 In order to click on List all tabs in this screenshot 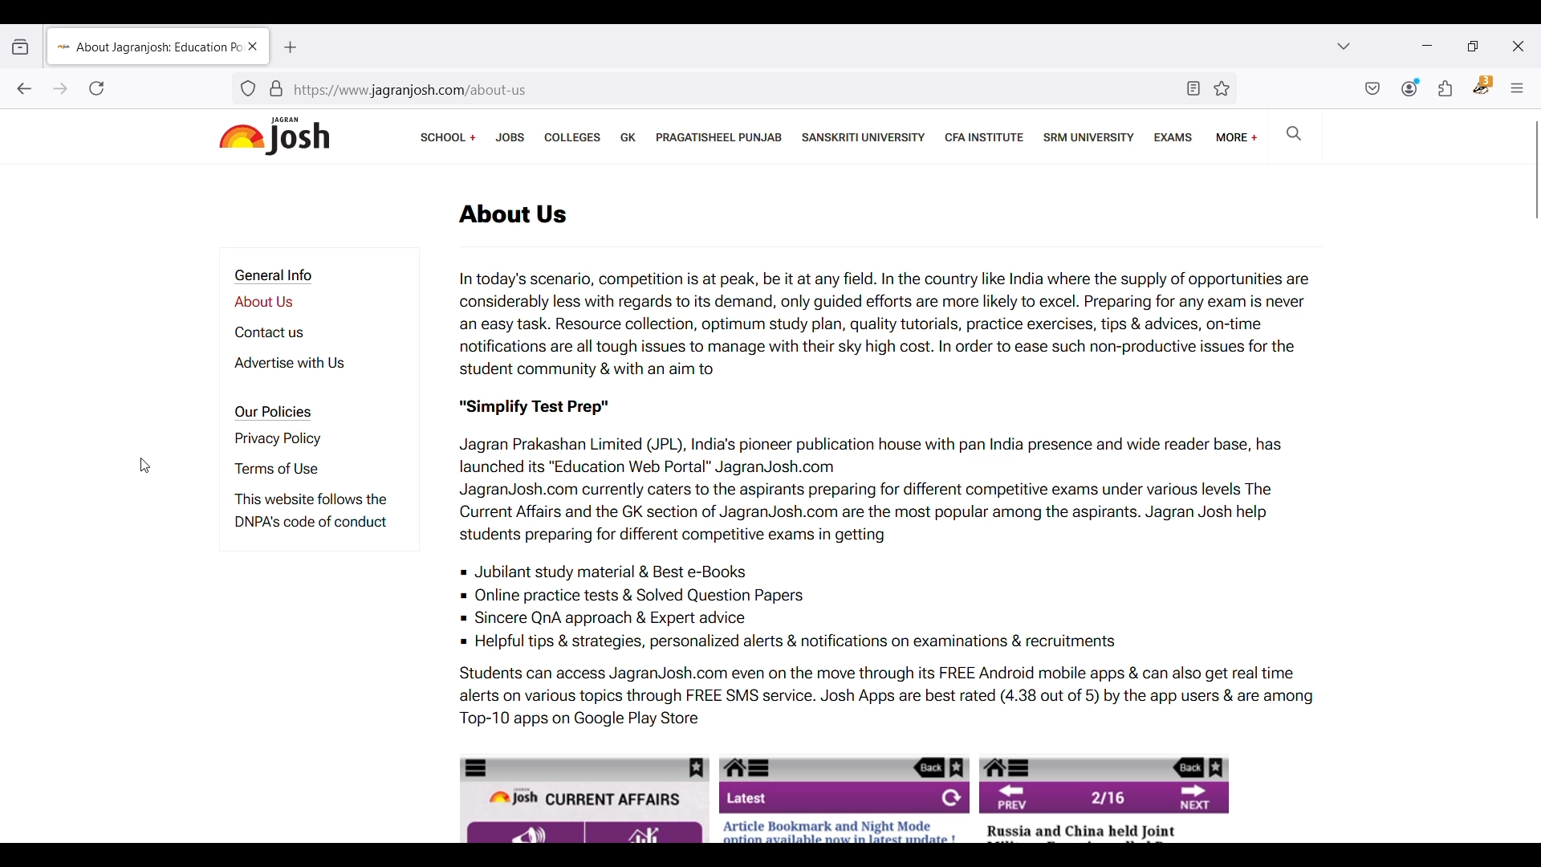, I will do `click(1344, 46)`.